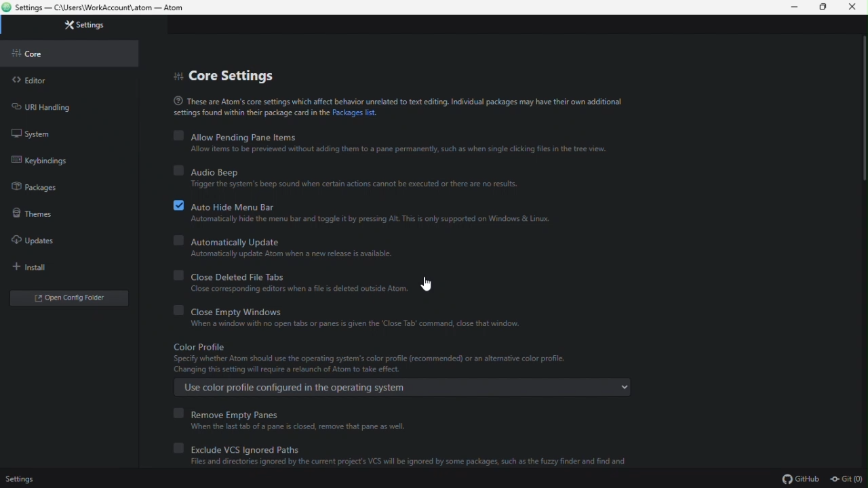 The width and height of the screenshot is (868, 488). What do you see at coordinates (233, 413) in the screenshot?
I see `remove empty panes` at bounding box center [233, 413].